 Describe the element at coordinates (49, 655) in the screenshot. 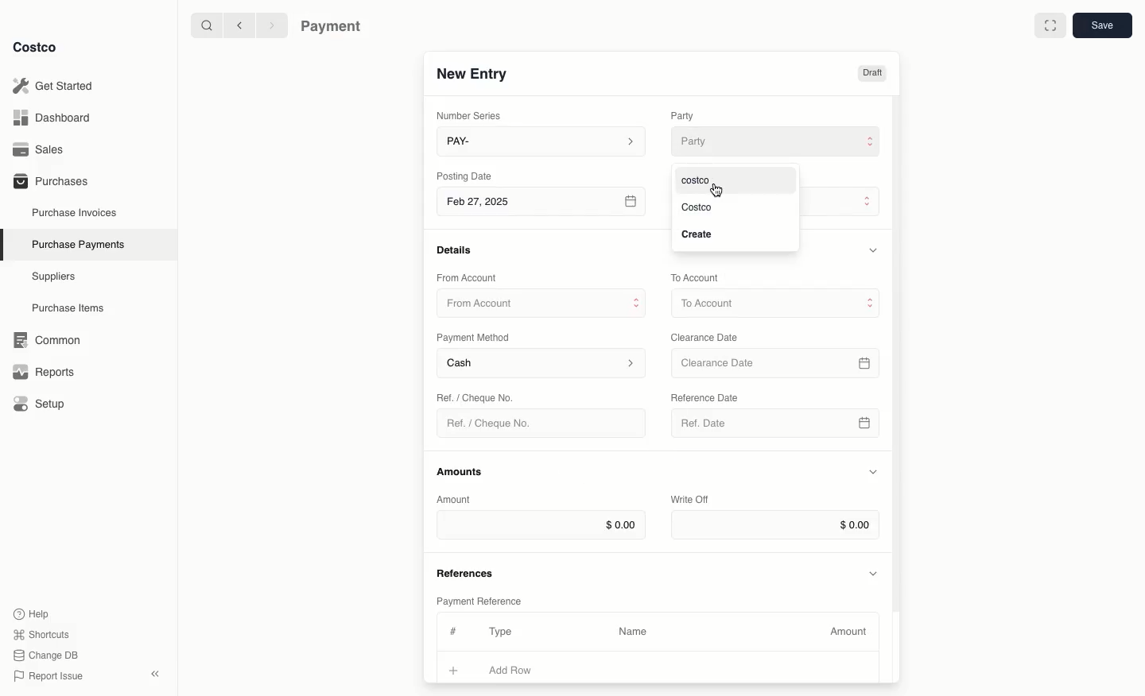

I see `Change DB` at that location.